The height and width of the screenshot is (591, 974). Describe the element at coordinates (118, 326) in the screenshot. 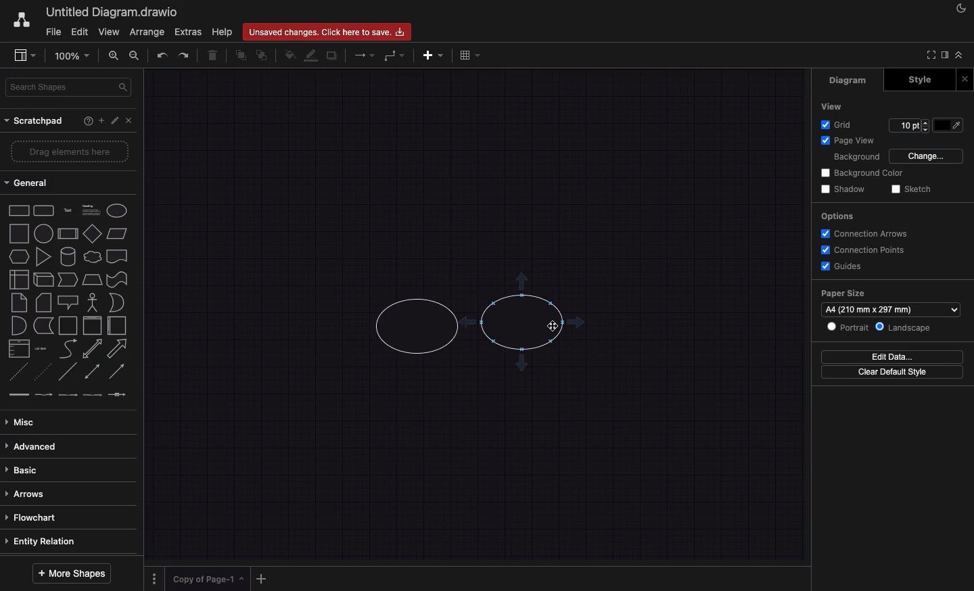

I see `Horizontal container` at that location.